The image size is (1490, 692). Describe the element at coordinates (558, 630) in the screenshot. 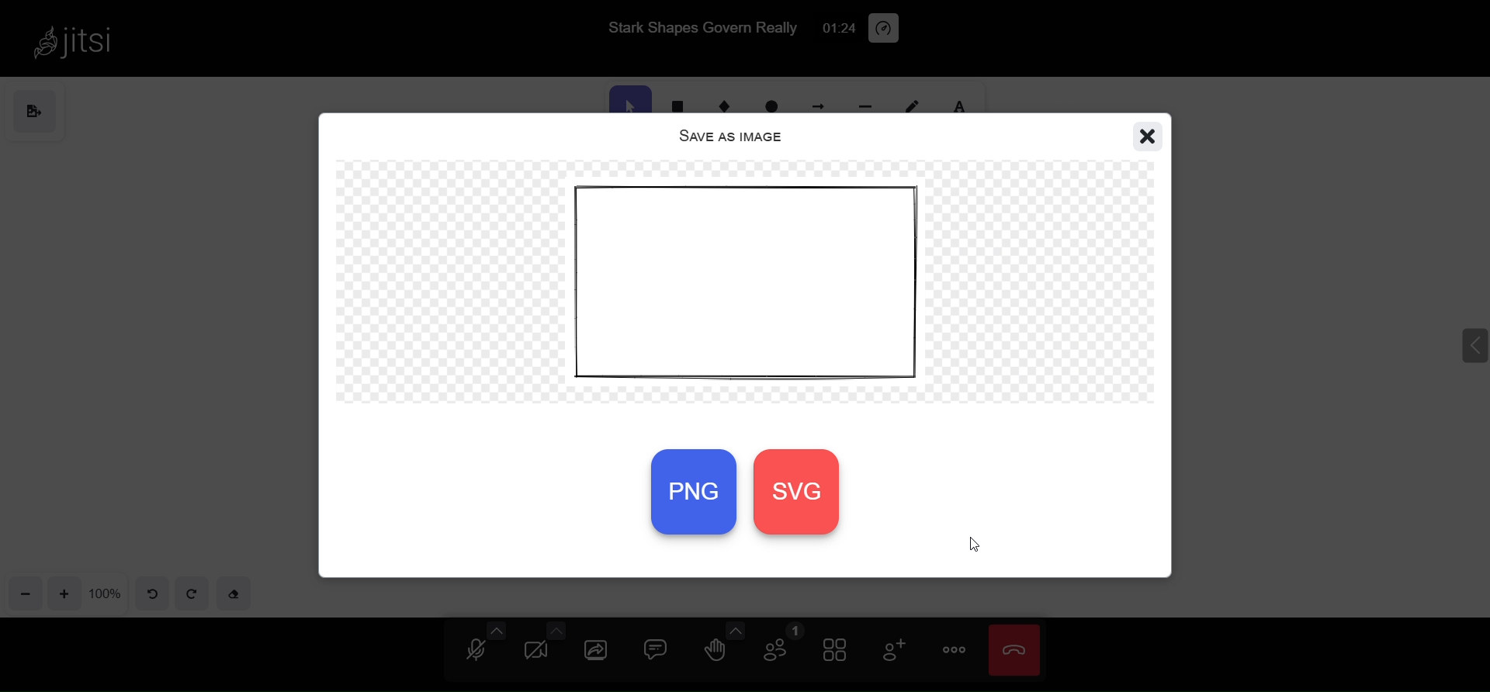

I see `more camera option` at that location.